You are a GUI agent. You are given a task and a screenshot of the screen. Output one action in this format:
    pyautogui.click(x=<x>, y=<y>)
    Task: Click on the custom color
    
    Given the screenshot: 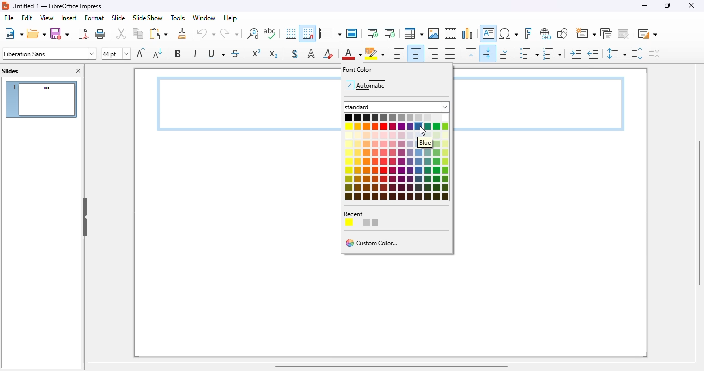 What is the action you would take?
    pyautogui.click(x=373, y=243)
    